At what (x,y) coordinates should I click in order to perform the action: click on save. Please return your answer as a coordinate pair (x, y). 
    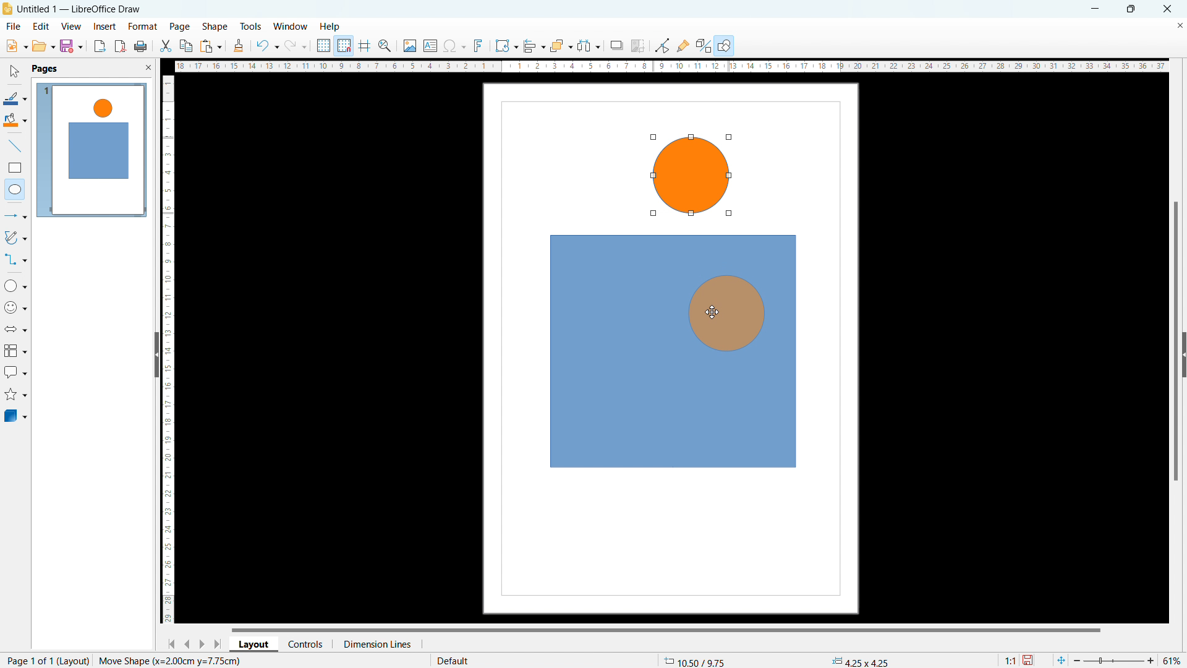
    Looking at the image, I should click on (1029, 661).